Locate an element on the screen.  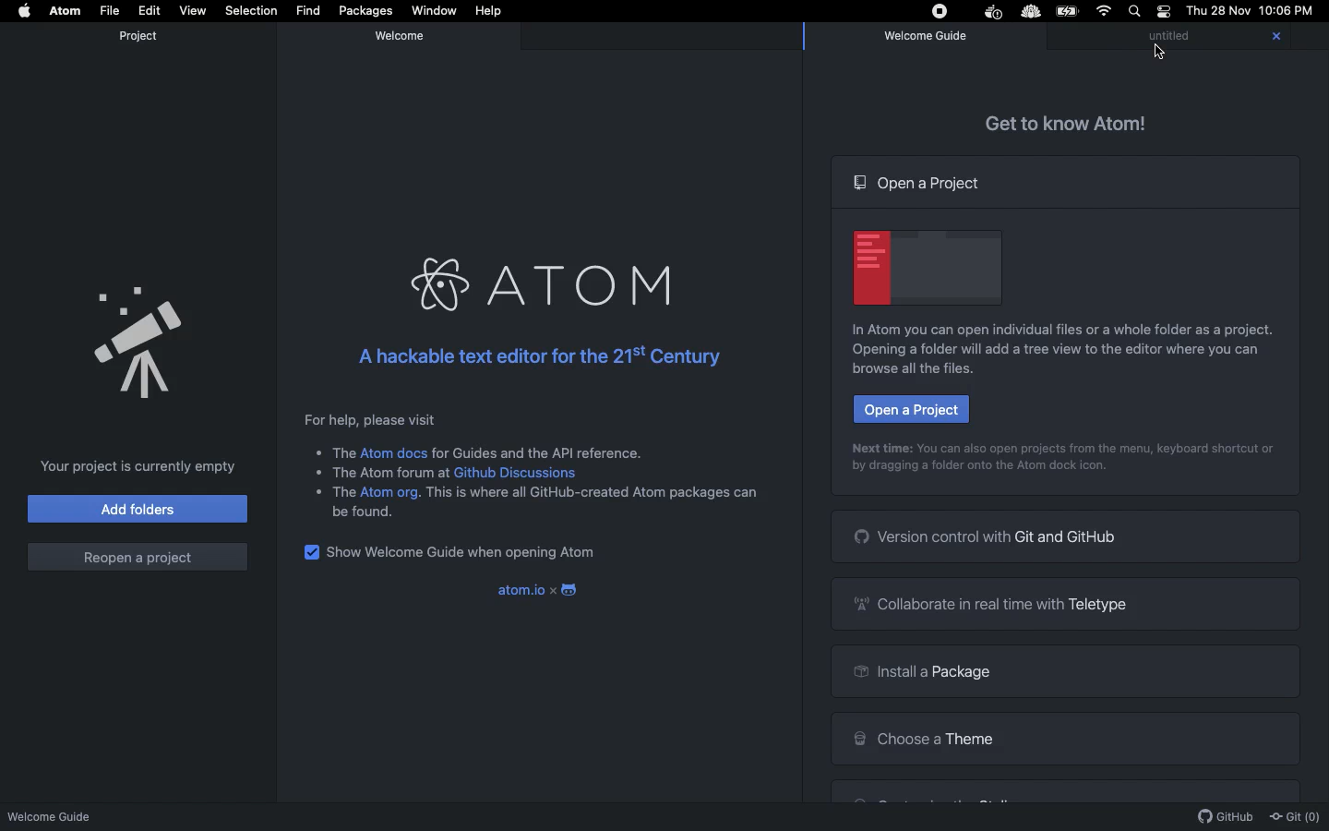
Screen is located at coordinates (921, 267).